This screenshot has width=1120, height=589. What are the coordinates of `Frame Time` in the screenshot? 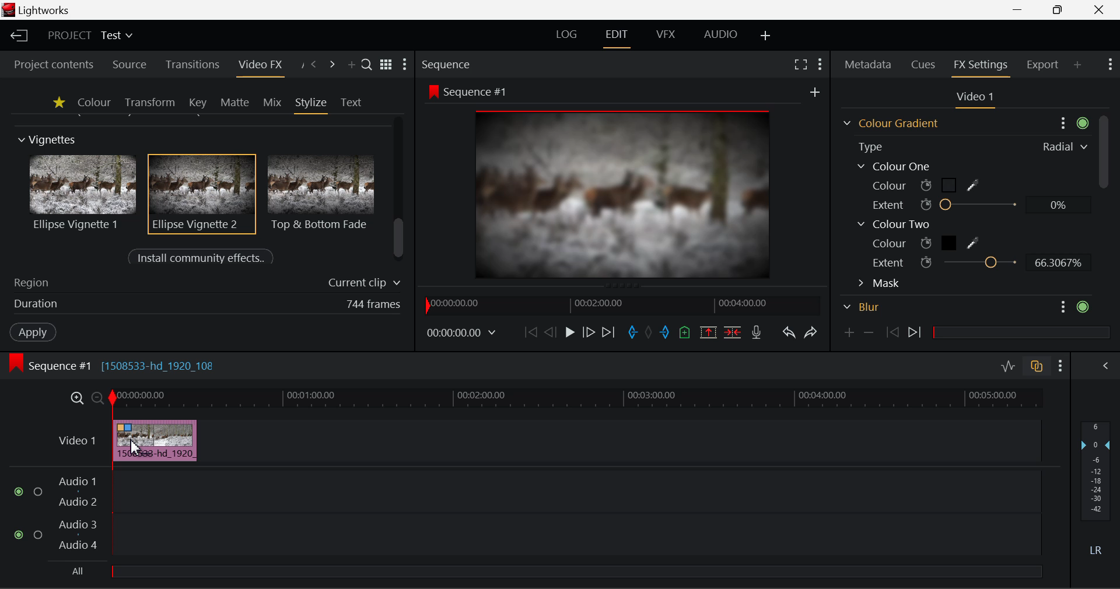 It's located at (462, 332).